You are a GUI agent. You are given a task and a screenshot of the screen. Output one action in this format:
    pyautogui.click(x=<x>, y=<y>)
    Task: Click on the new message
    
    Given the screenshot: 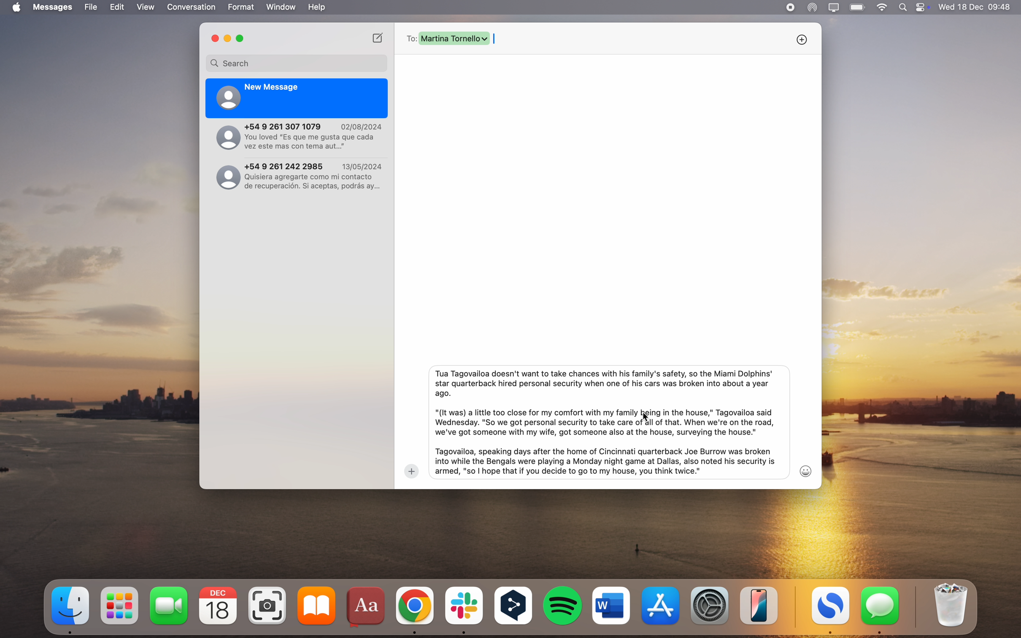 What is the action you would take?
    pyautogui.click(x=378, y=37)
    